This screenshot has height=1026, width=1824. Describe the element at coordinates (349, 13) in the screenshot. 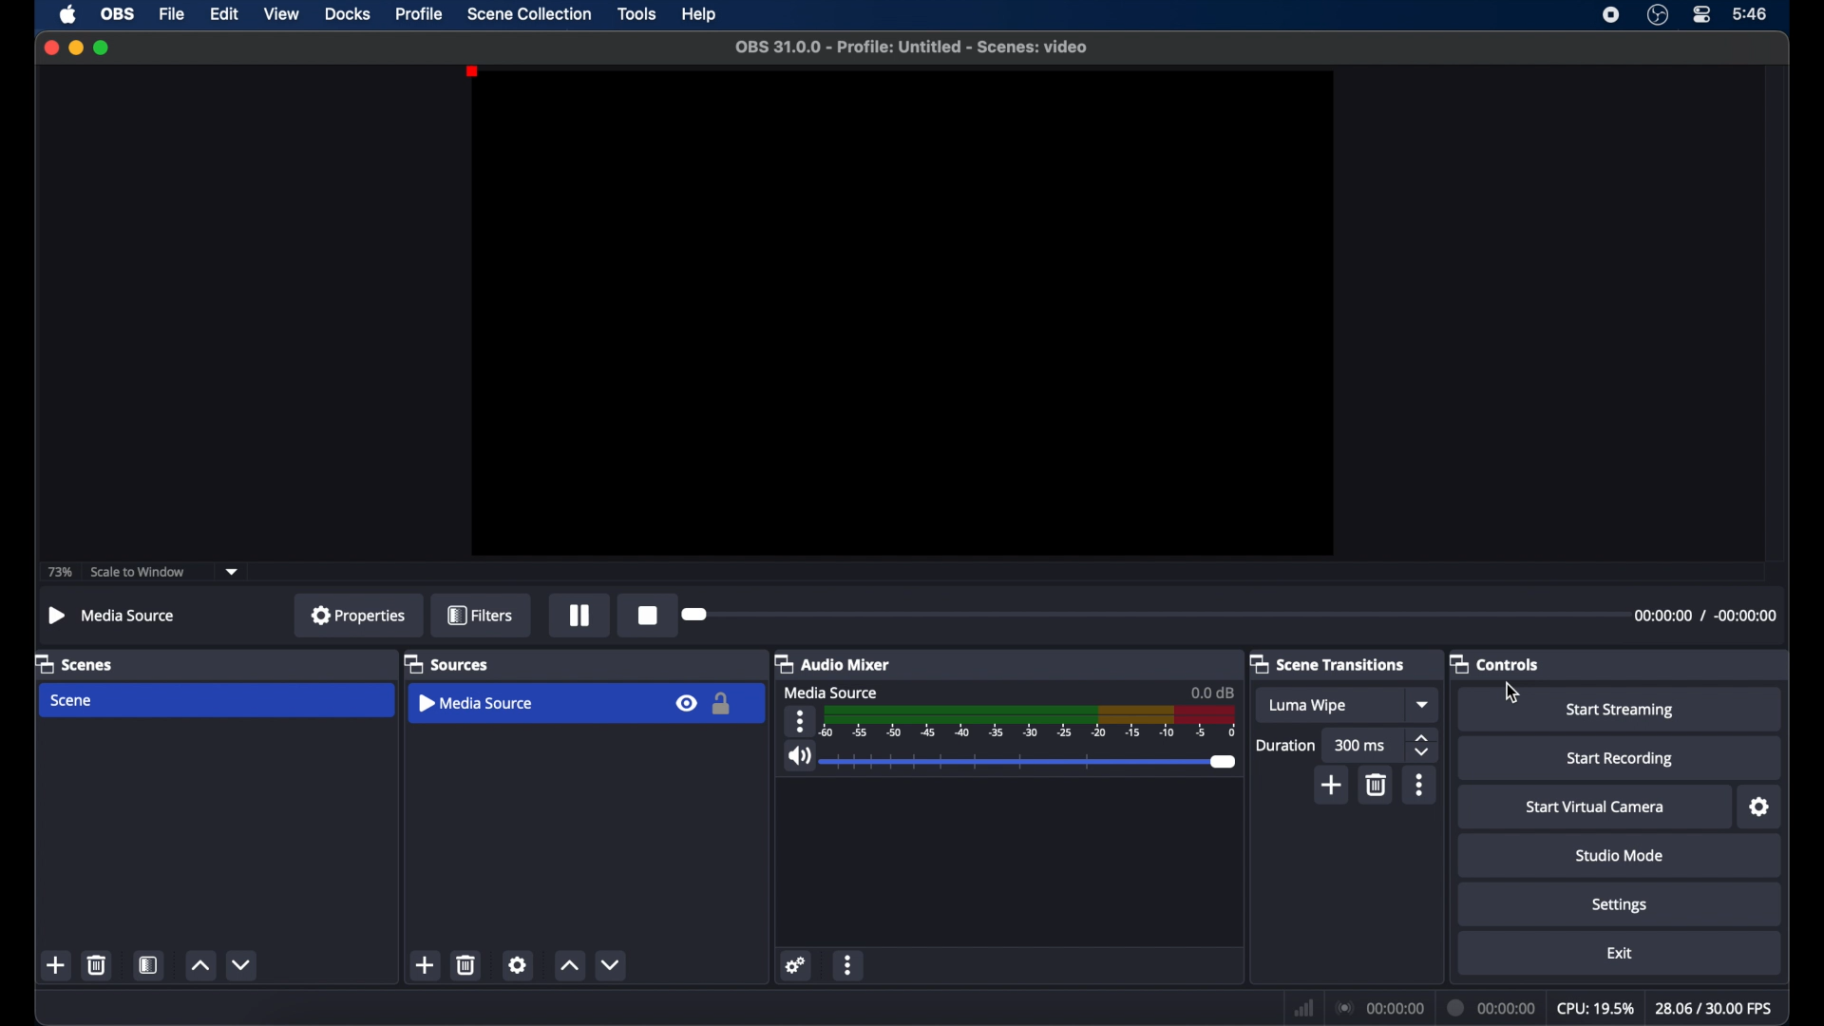

I see `docks` at that location.